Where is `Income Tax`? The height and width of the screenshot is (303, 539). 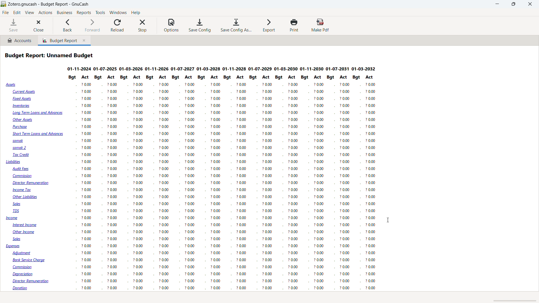 Income Tax is located at coordinates (23, 190).